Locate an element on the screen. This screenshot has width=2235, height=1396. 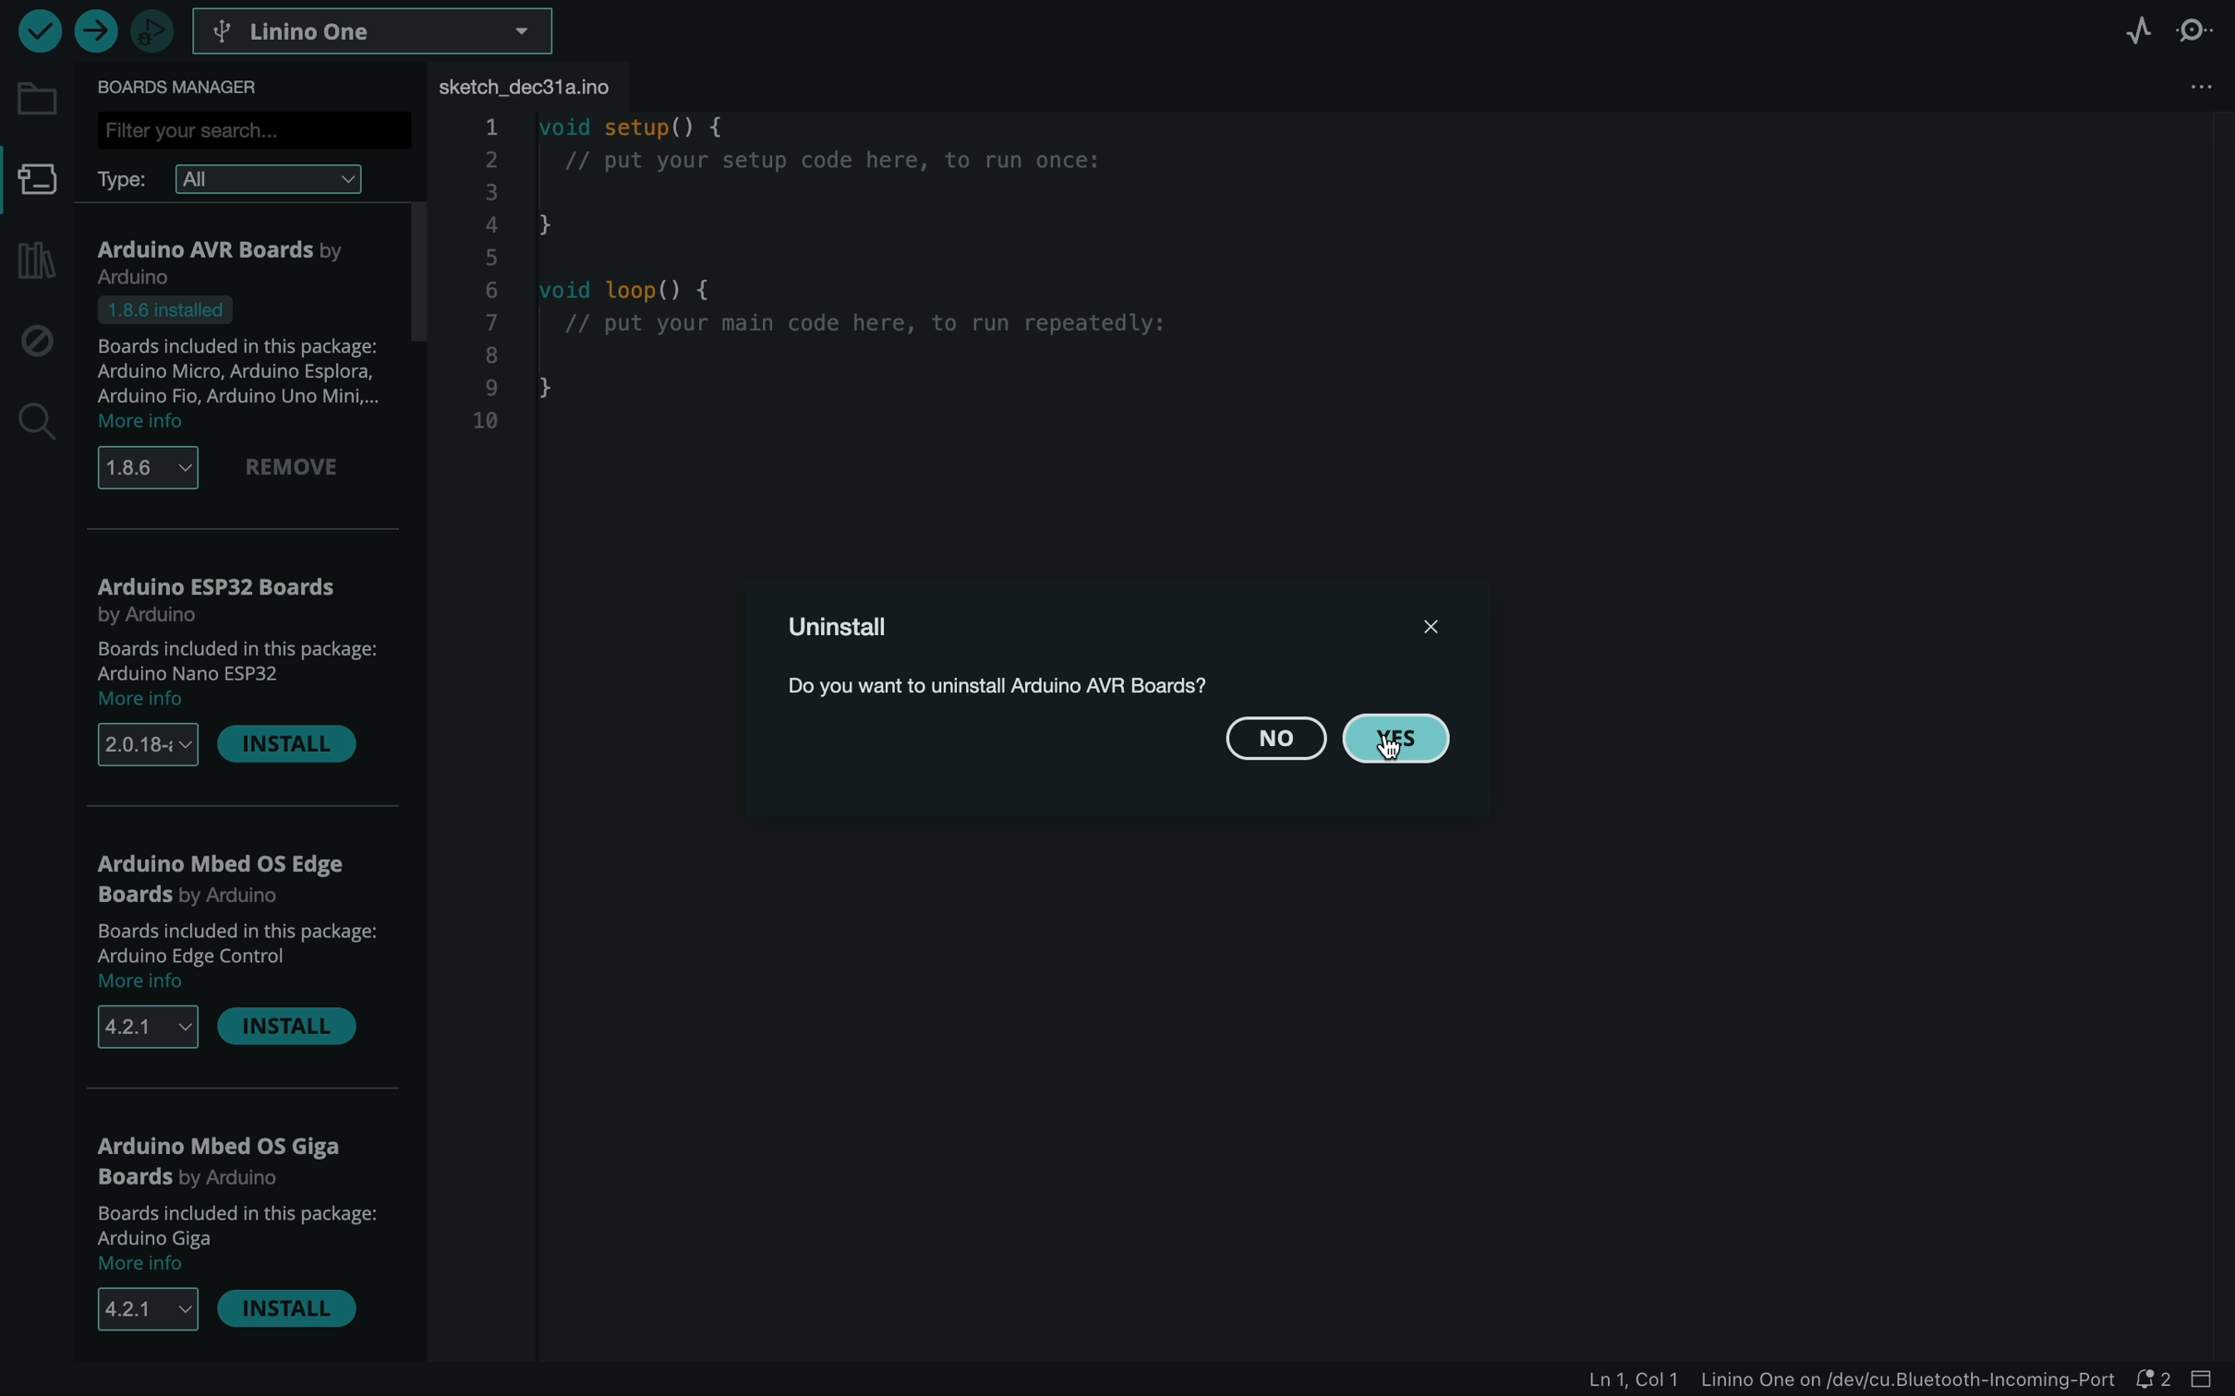
install is located at coordinates (288, 1309).